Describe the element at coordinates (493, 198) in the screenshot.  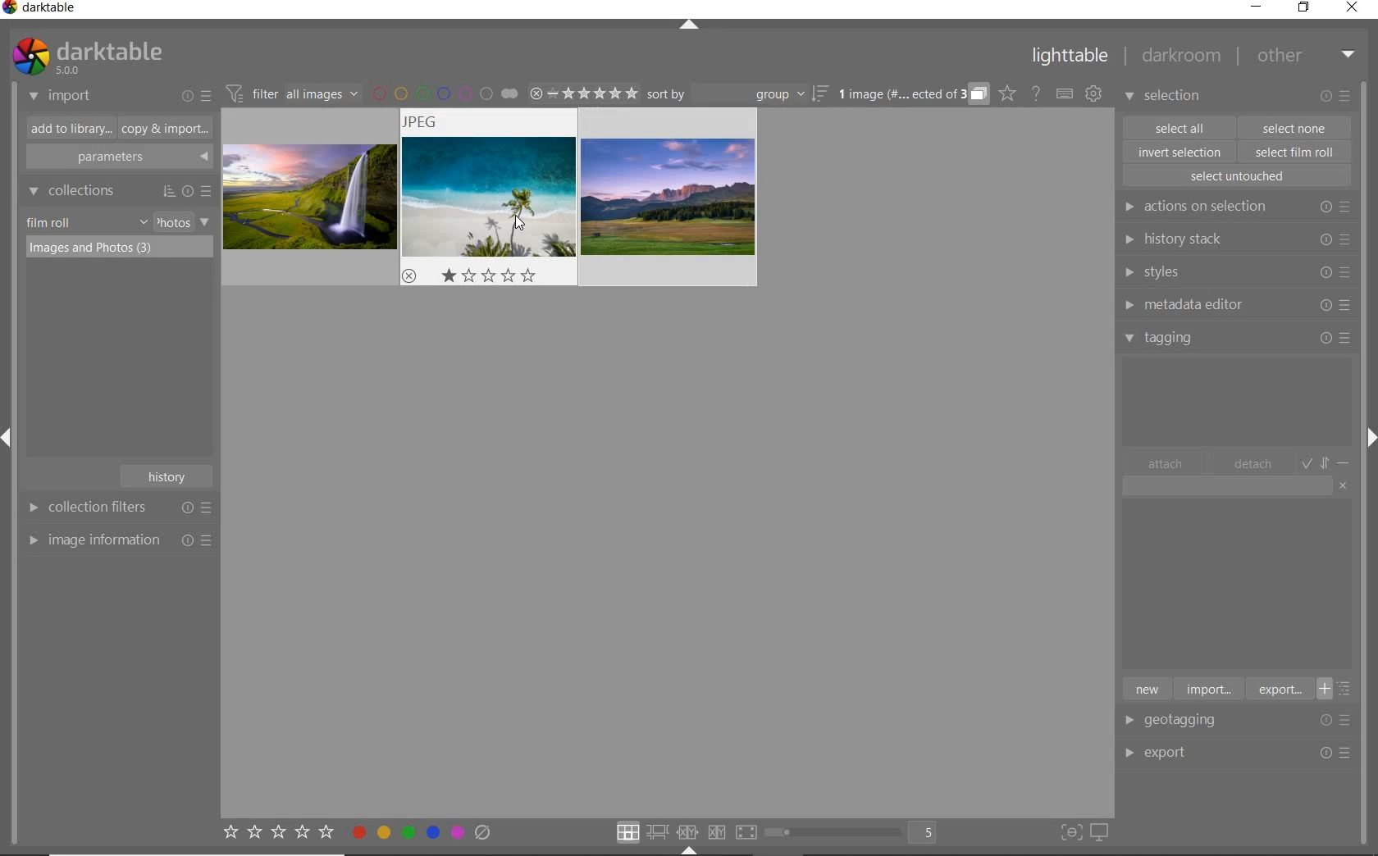
I see `images` at that location.